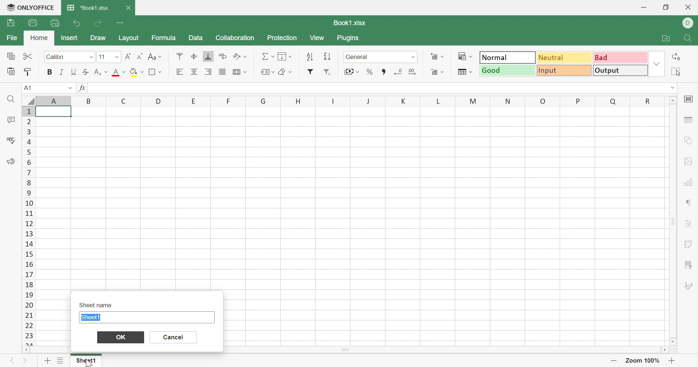 This screenshot has height=367, width=698. I want to click on Increase font size, so click(128, 56).